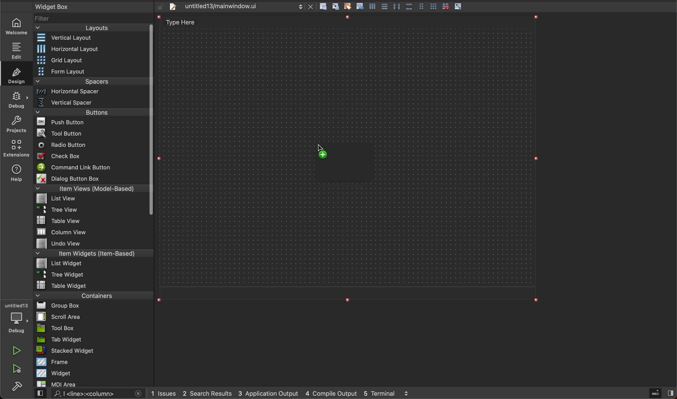 This screenshot has width=677, height=399. What do you see at coordinates (95, 112) in the screenshot?
I see `buttons` at bounding box center [95, 112].